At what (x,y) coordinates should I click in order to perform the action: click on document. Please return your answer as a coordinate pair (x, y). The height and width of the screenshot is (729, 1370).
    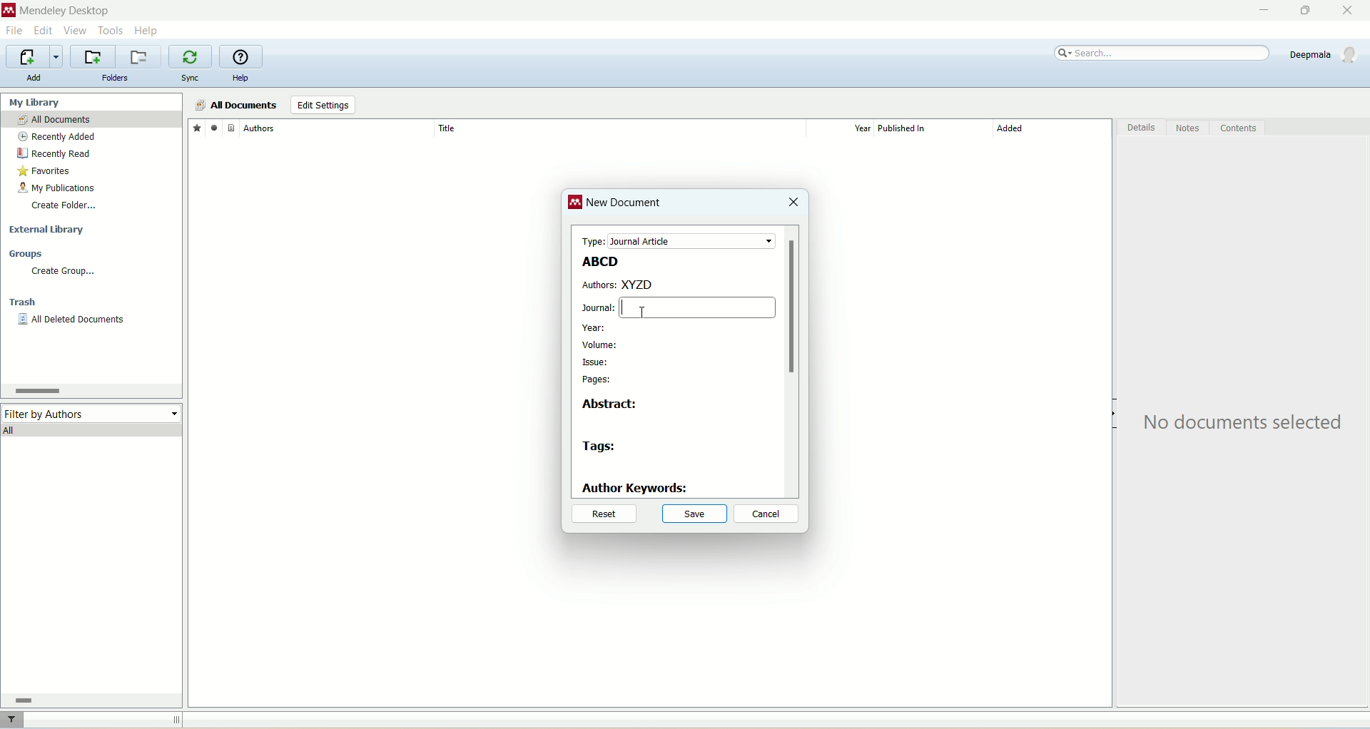
    Looking at the image, I should click on (231, 127).